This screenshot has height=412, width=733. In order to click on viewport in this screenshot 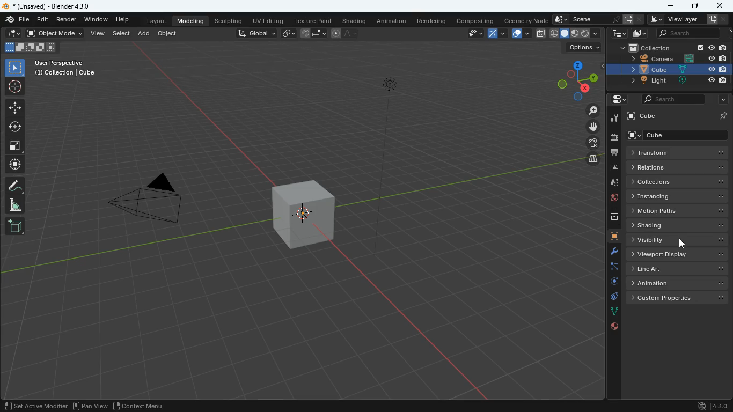, I will do `click(678, 254)`.